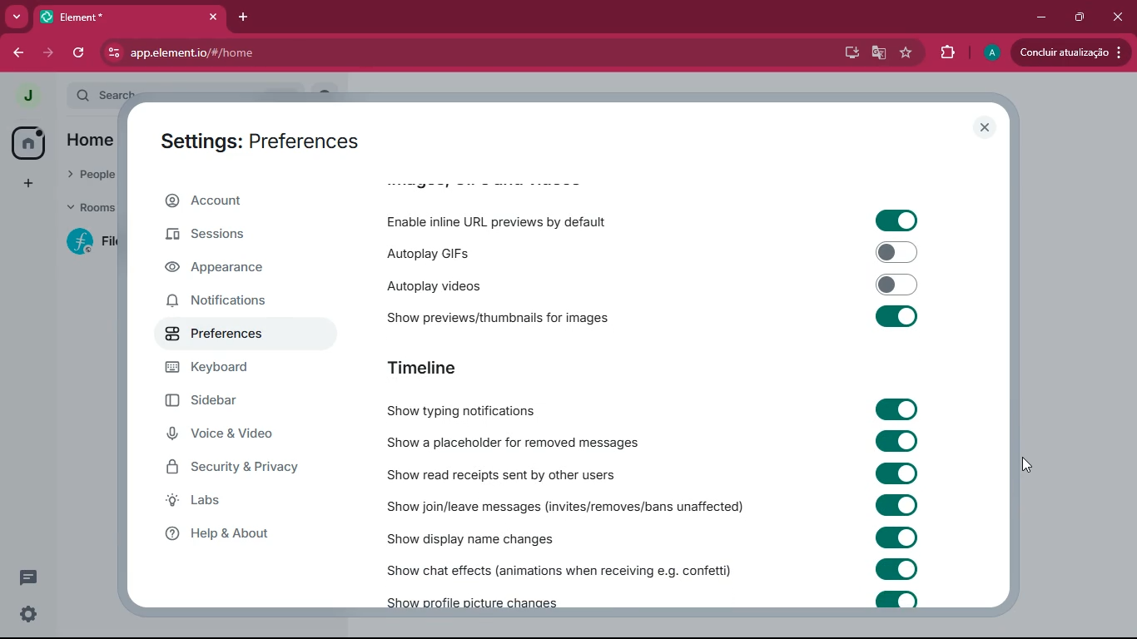  Describe the element at coordinates (473, 537) in the screenshot. I see `show display name changes` at that location.